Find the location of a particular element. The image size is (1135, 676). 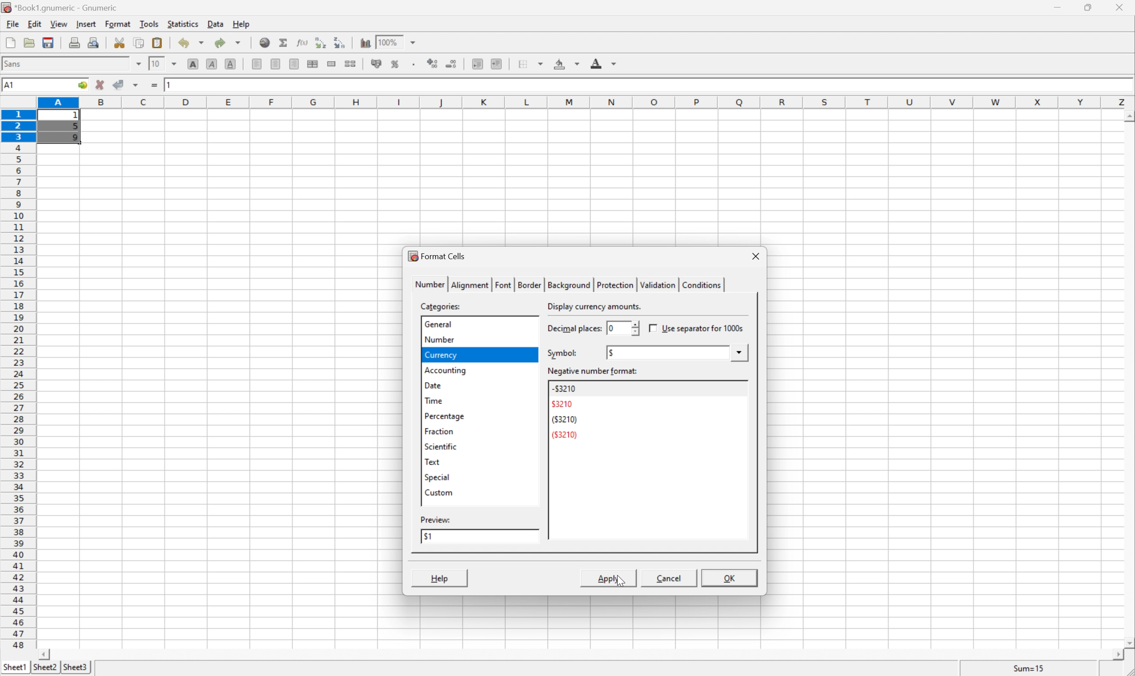

preview: is located at coordinates (436, 519).